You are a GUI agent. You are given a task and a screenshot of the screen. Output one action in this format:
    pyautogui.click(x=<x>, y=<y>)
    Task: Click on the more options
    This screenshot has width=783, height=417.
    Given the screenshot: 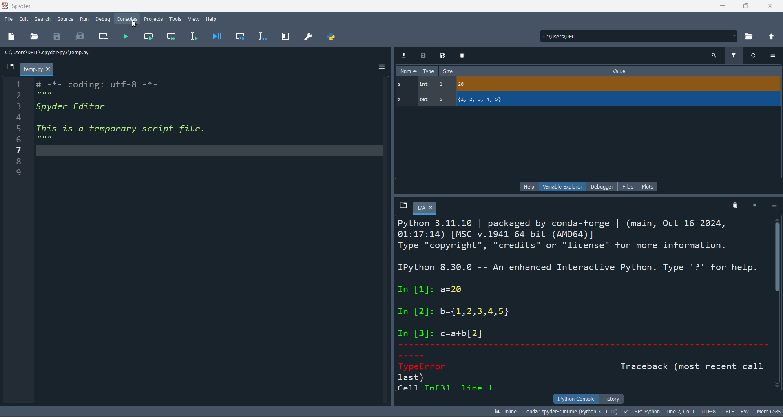 What is the action you would take?
    pyautogui.click(x=773, y=55)
    